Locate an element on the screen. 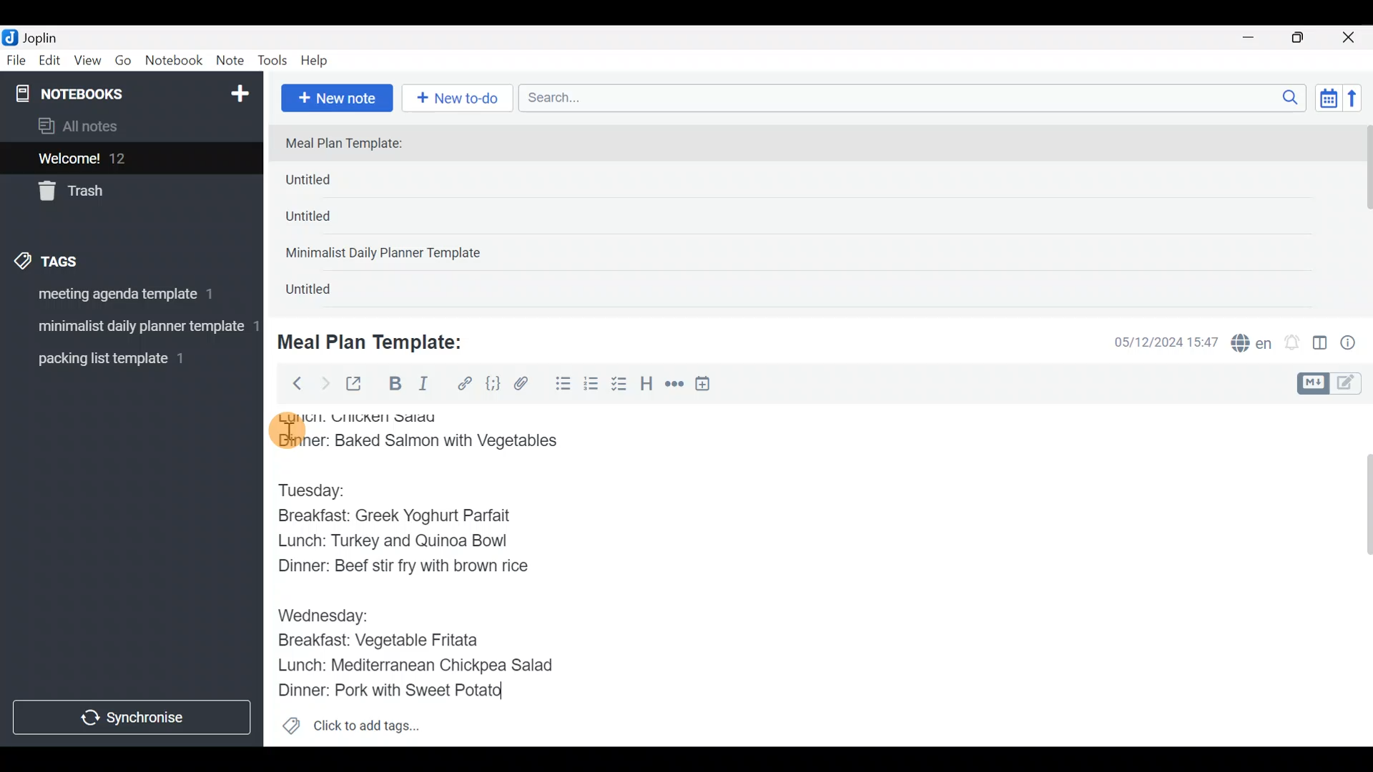 Image resolution: width=1373 pixels, height=772 pixels. Minimize is located at coordinates (1256, 36).